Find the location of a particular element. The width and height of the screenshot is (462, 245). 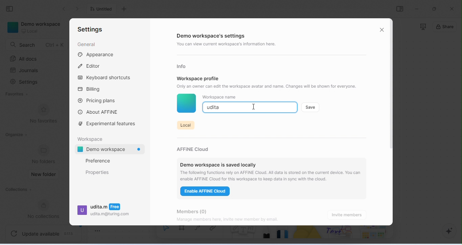

pencil is located at coordinates (267, 235).